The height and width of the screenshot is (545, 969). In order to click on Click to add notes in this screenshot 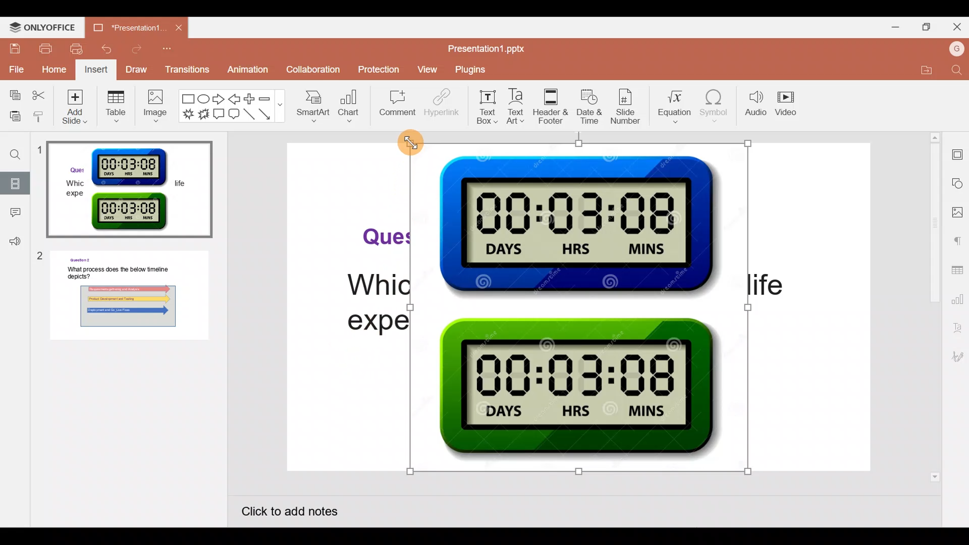, I will do `click(300, 512)`.